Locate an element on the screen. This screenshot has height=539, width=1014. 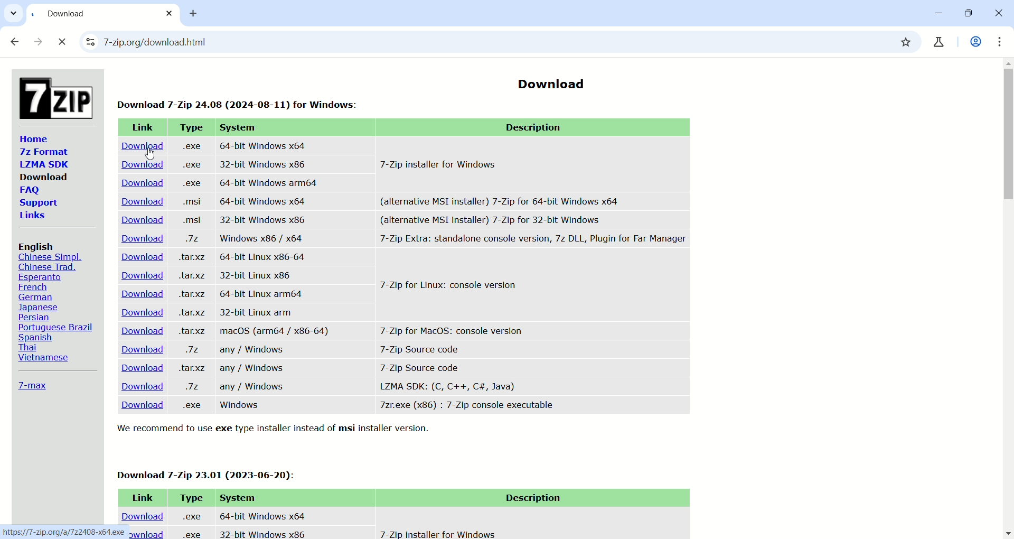
Download is located at coordinates (140, 164).